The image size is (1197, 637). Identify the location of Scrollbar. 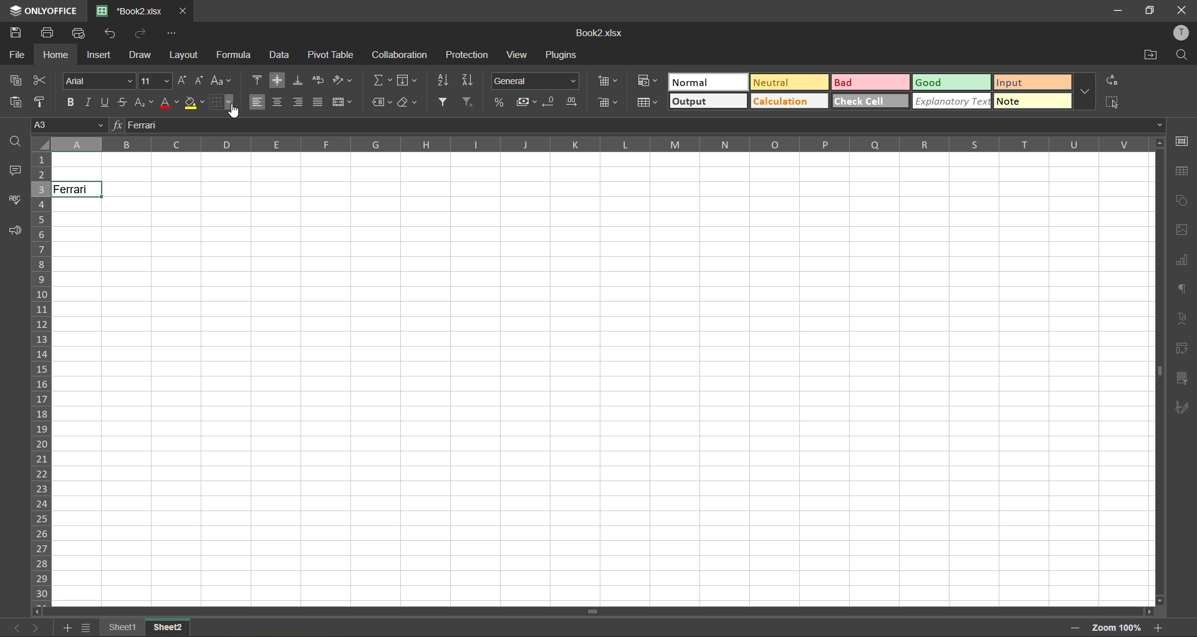
(1157, 371).